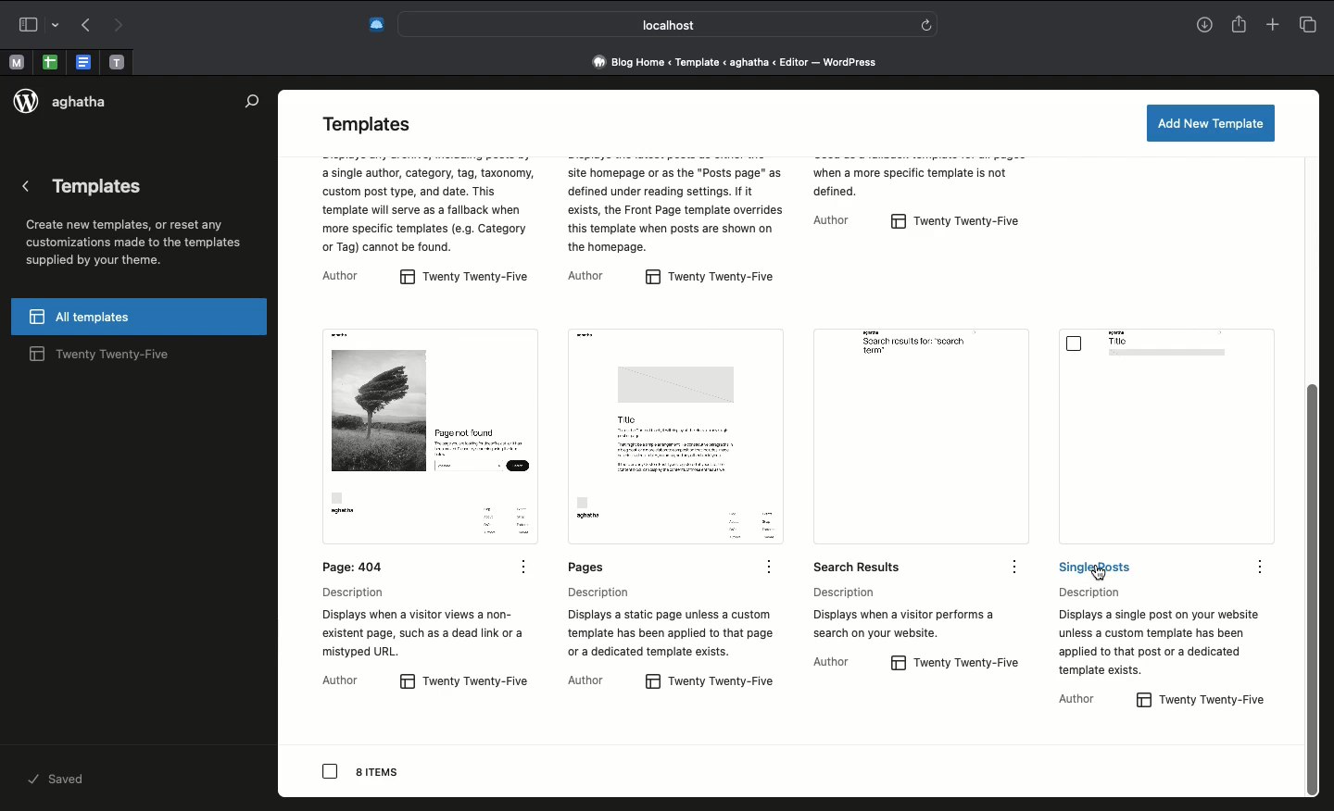 This screenshot has height=811, width=1334. Describe the element at coordinates (85, 26) in the screenshot. I see `Back` at that location.